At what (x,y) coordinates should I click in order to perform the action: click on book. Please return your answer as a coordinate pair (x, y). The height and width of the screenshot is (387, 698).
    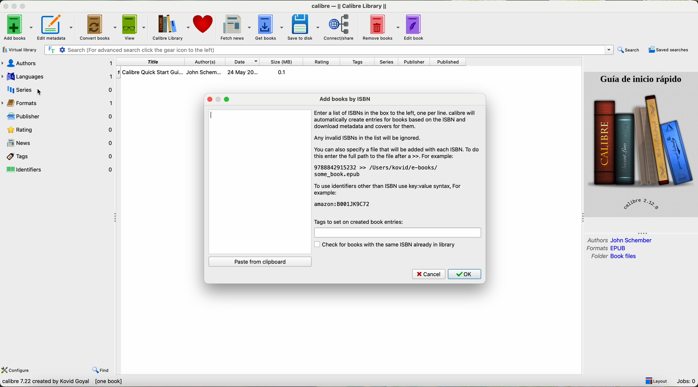
    Looking at the image, I should click on (211, 72).